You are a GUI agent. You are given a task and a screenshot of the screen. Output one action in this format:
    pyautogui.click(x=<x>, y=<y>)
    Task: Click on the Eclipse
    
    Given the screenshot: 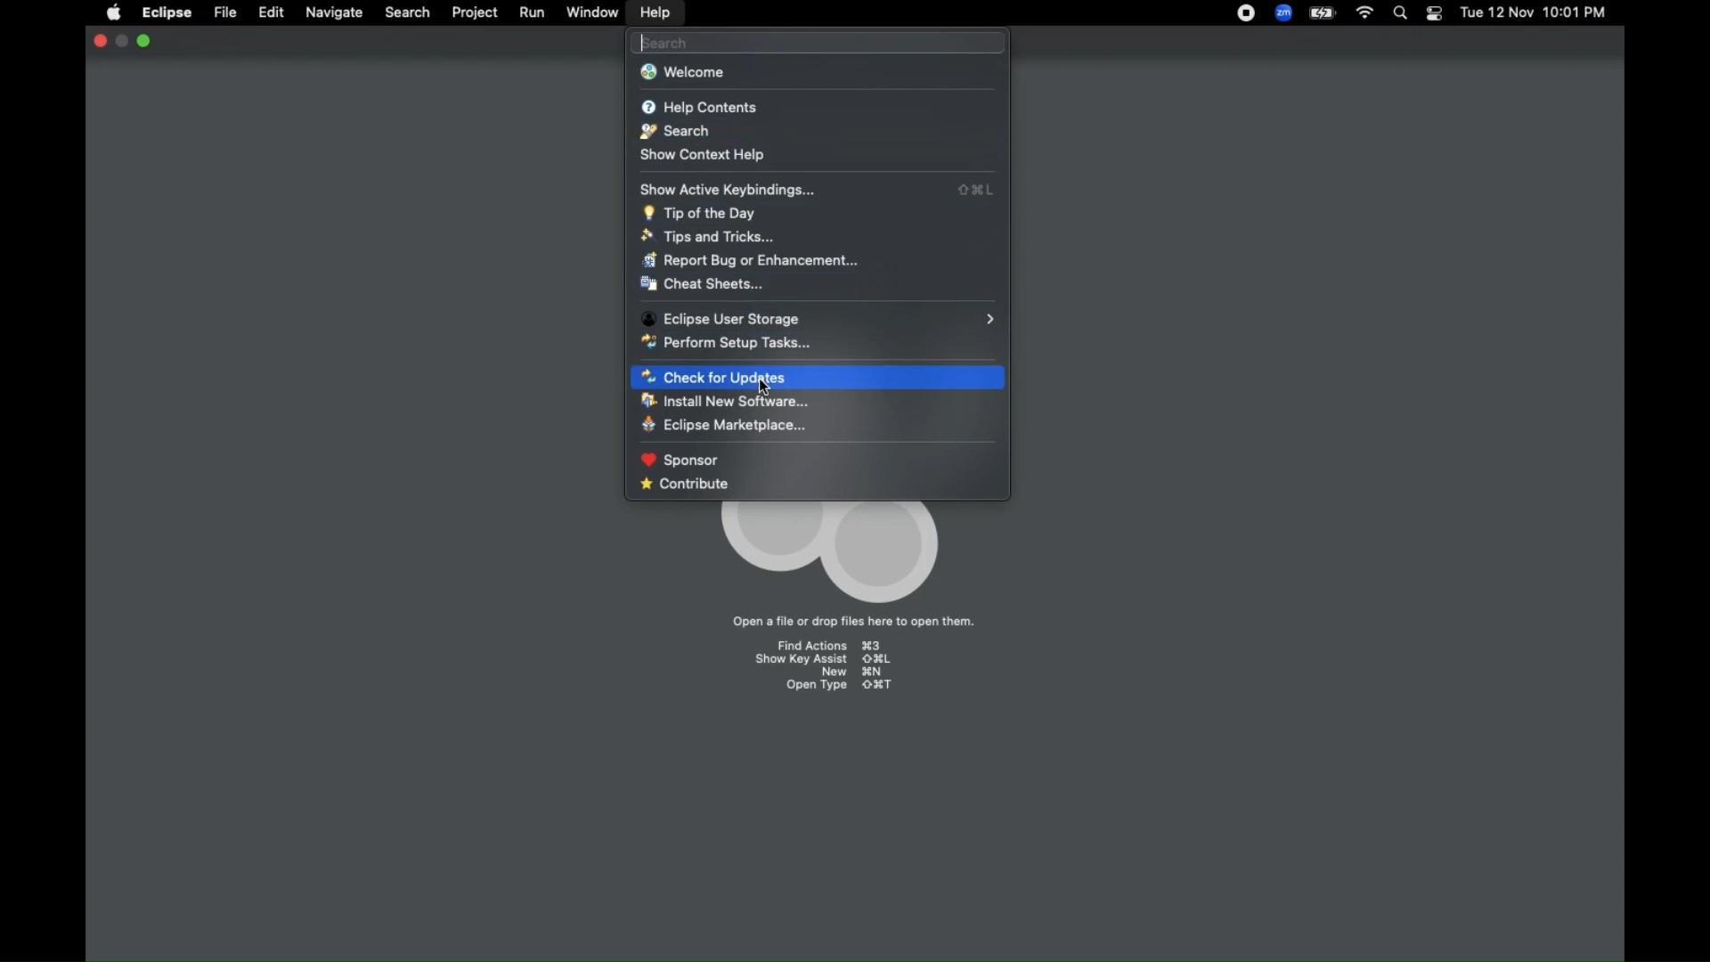 What is the action you would take?
    pyautogui.click(x=167, y=13)
    